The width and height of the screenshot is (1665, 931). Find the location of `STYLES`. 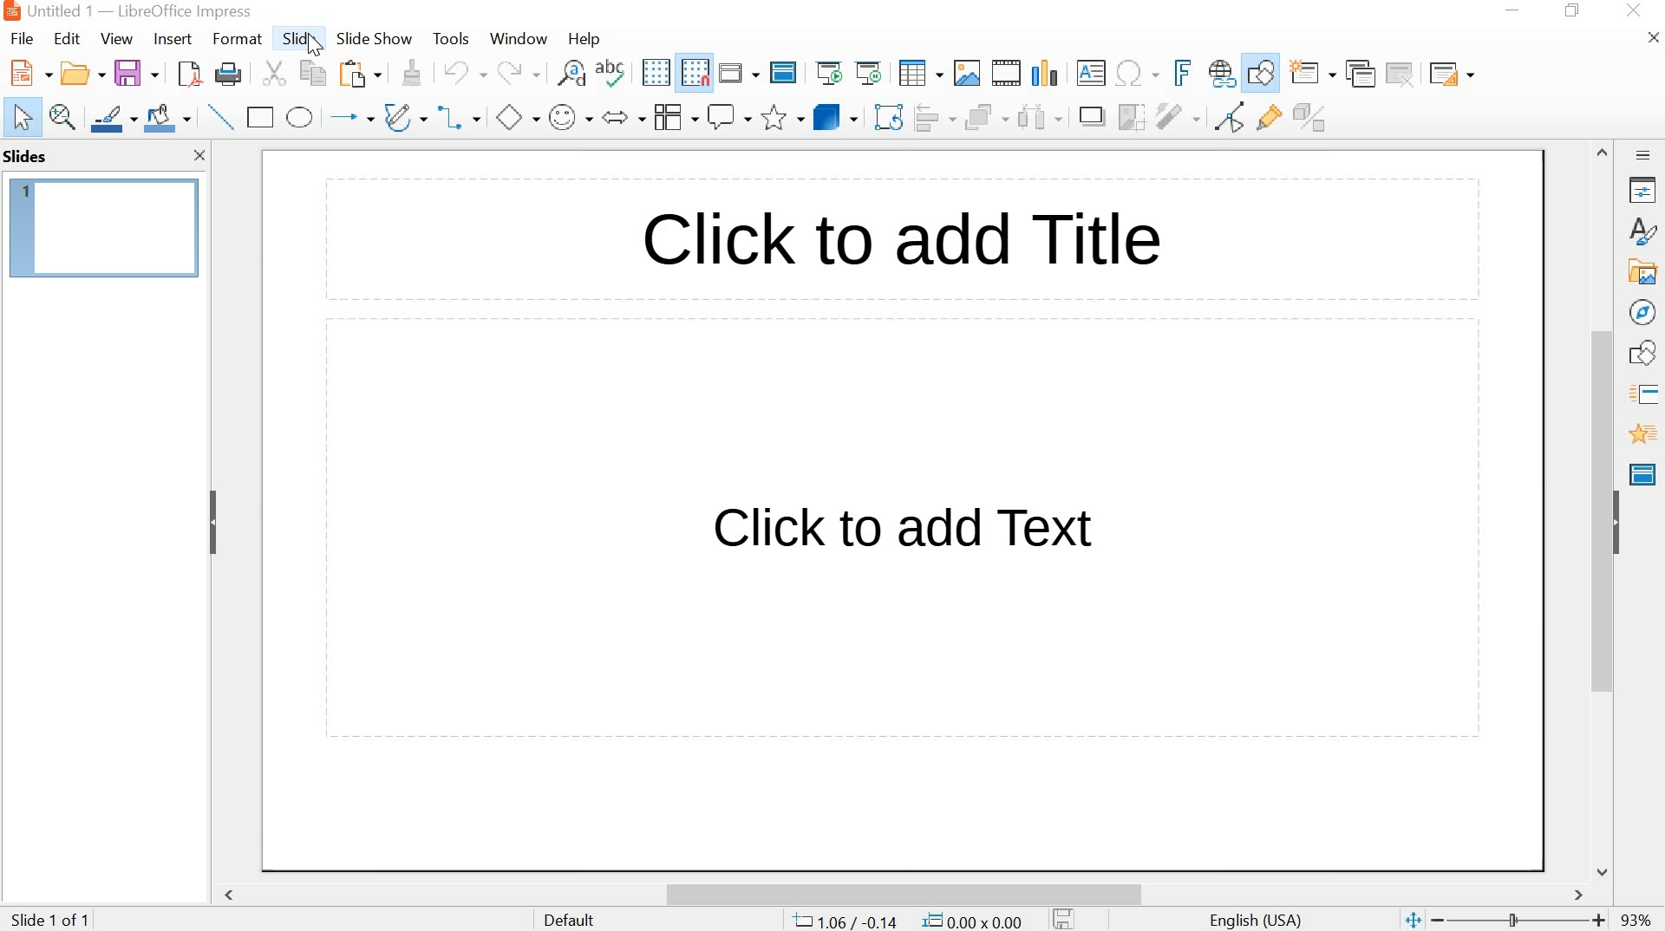

STYLES is located at coordinates (1644, 231).